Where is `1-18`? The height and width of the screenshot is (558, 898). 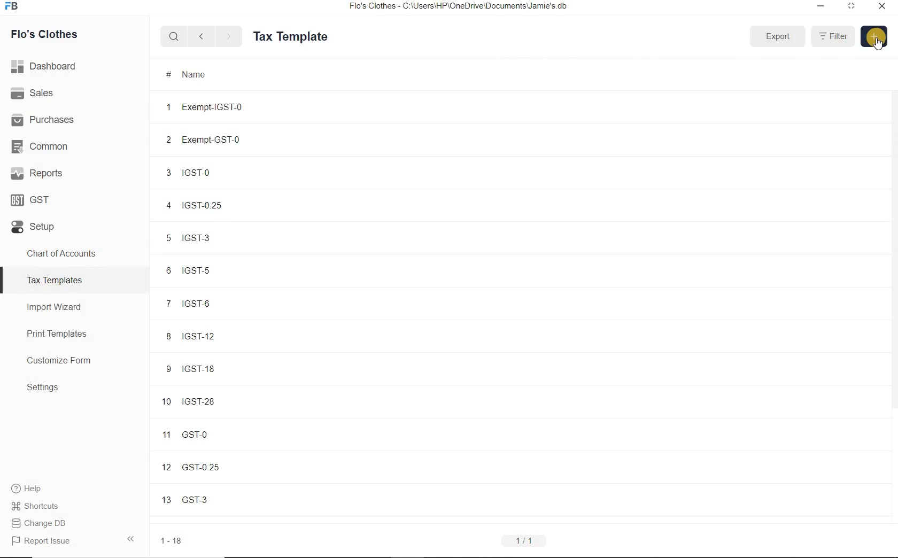 1-18 is located at coordinates (173, 541).